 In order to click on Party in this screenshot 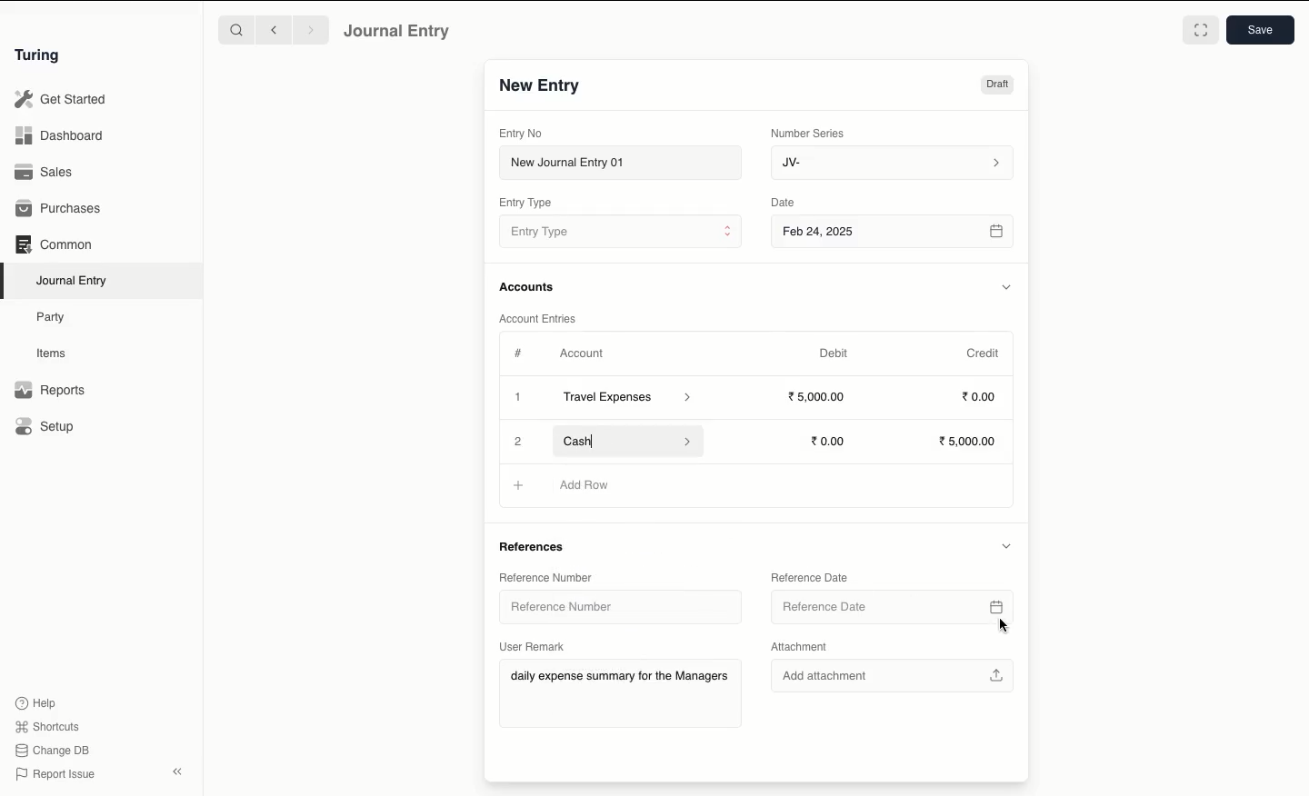, I will do `click(55, 318)`.